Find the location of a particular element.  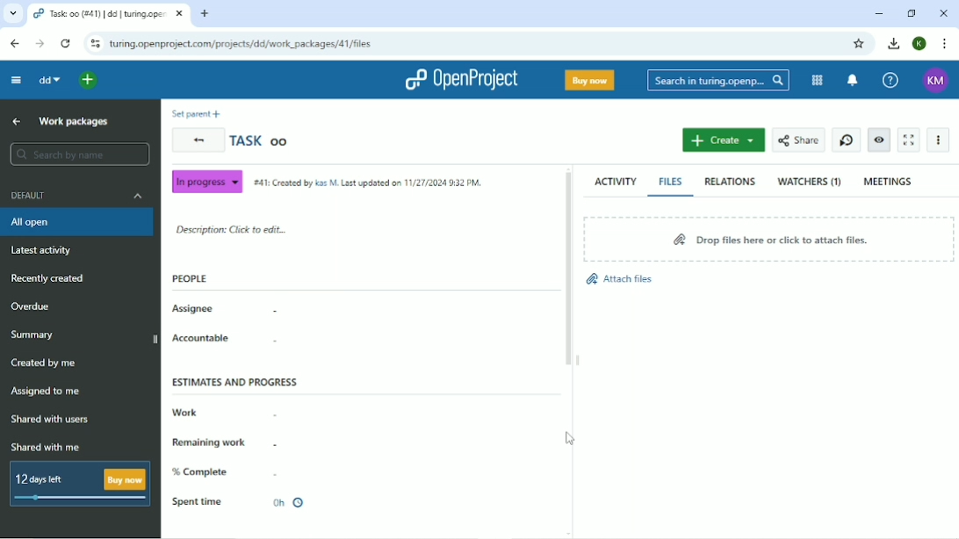

Latest activity is located at coordinates (45, 249).